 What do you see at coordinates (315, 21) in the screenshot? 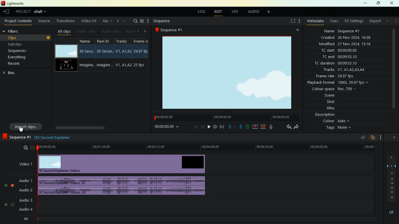
I see `metadata` at bounding box center [315, 21].